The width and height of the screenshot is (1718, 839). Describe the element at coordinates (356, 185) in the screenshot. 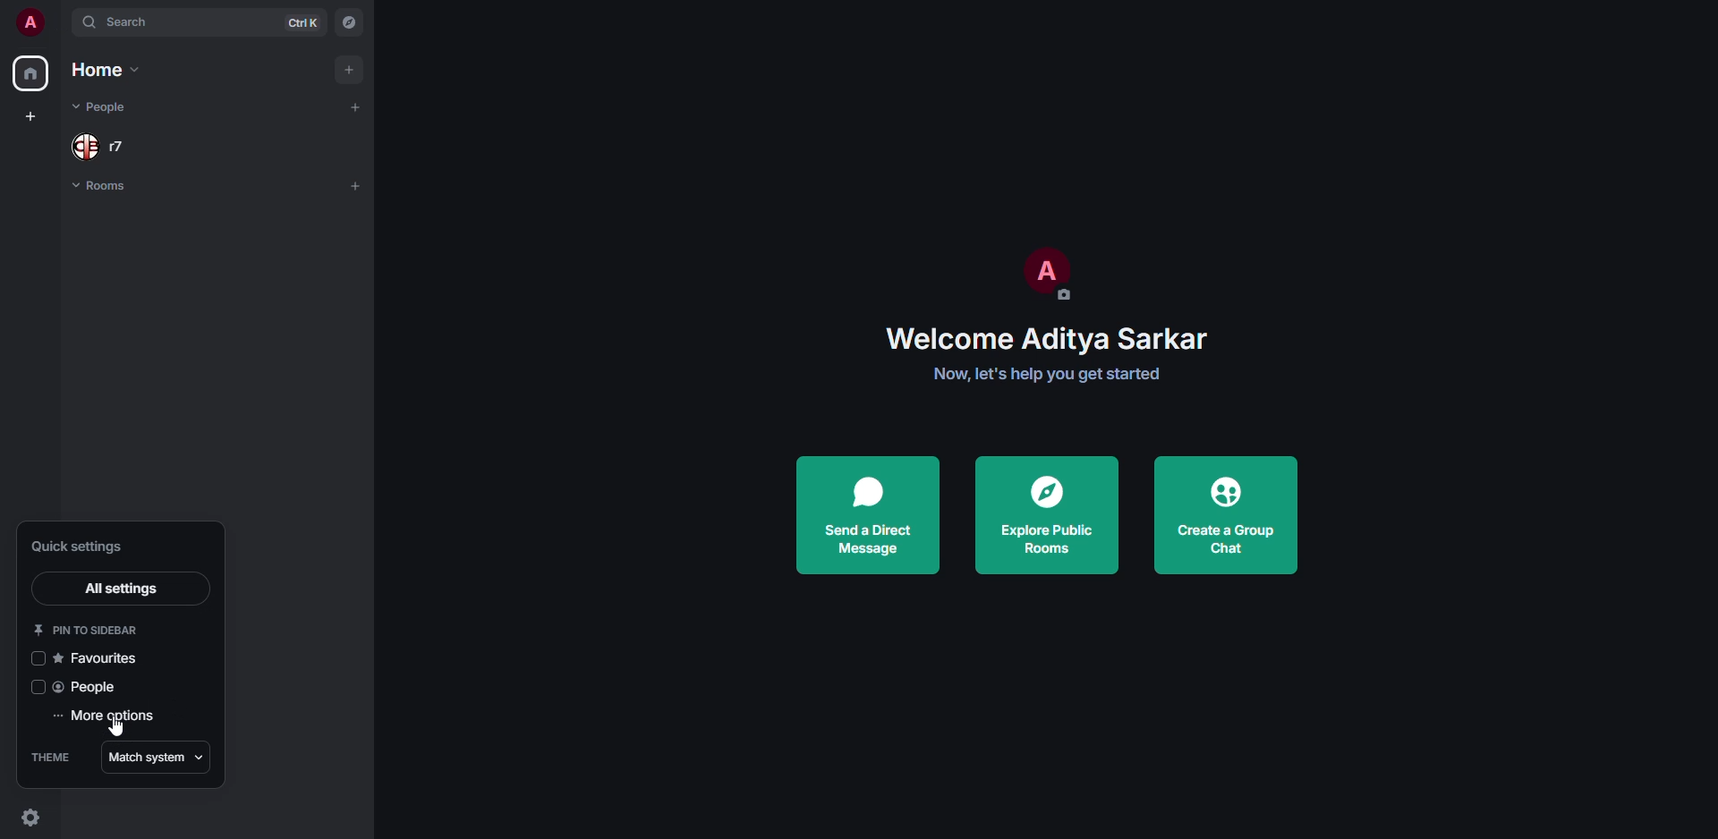

I see `add` at that location.